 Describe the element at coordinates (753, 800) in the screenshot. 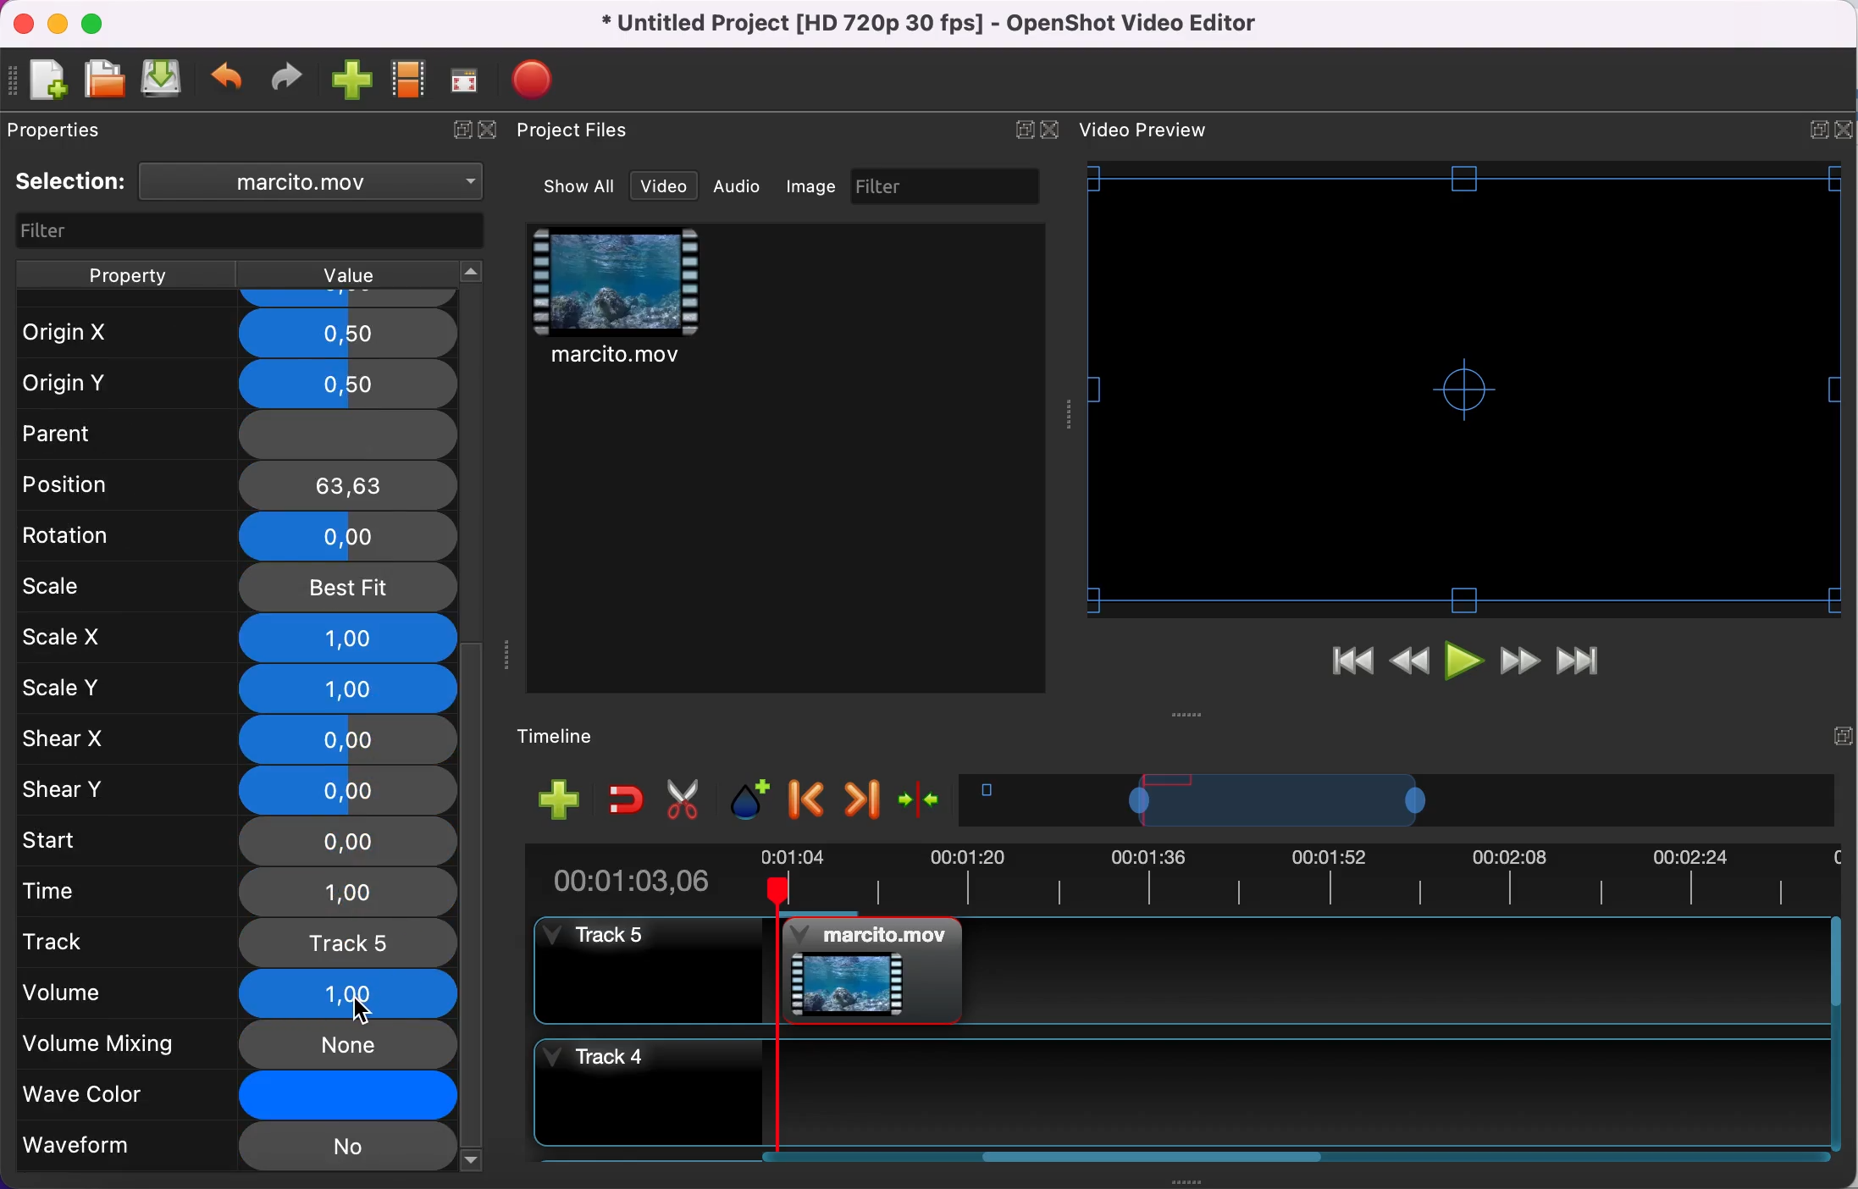

I see `add marker` at that location.